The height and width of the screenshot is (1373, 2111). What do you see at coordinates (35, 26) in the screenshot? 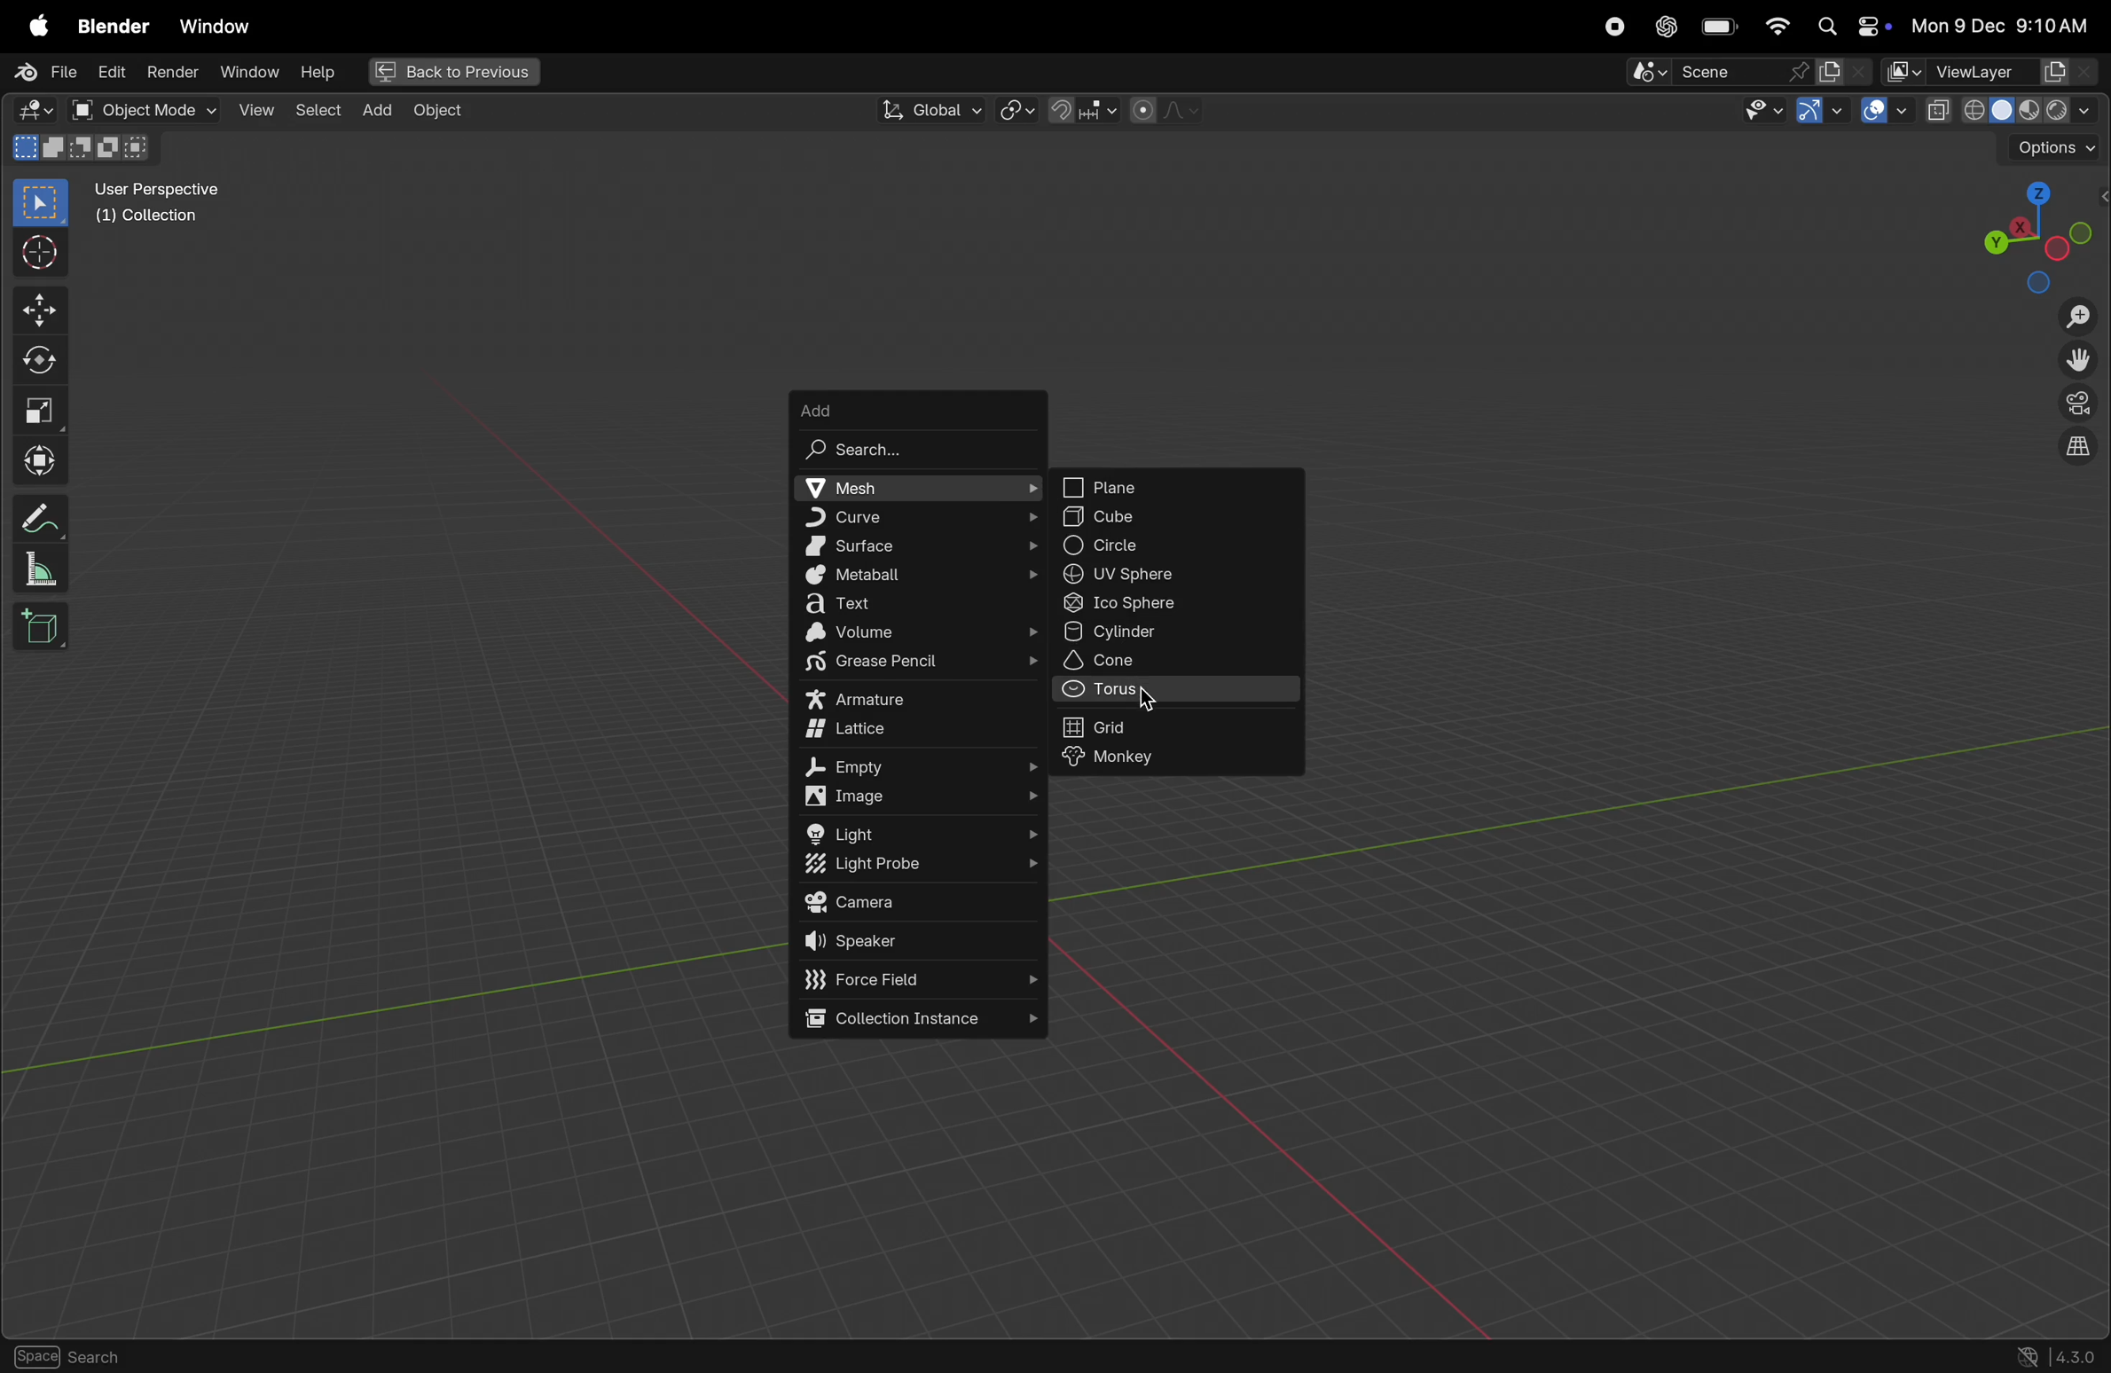
I see `apple menu` at bounding box center [35, 26].